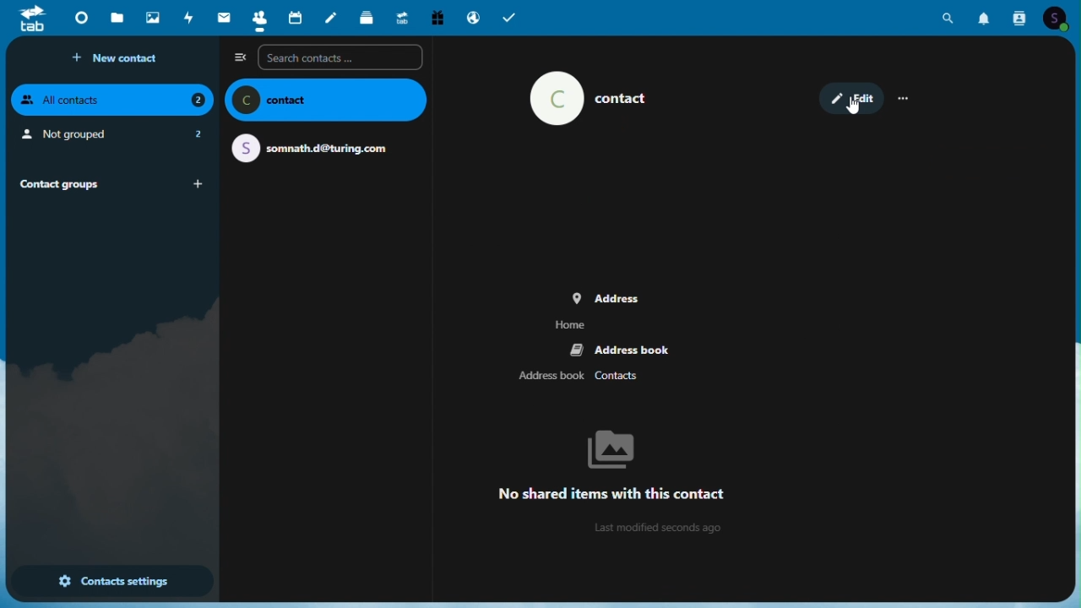 Image resolution: width=1081 pixels, height=608 pixels. What do you see at coordinates (1022, 19) in the screenshot?
I see `Contacts` at bounding box center [1022, 19].